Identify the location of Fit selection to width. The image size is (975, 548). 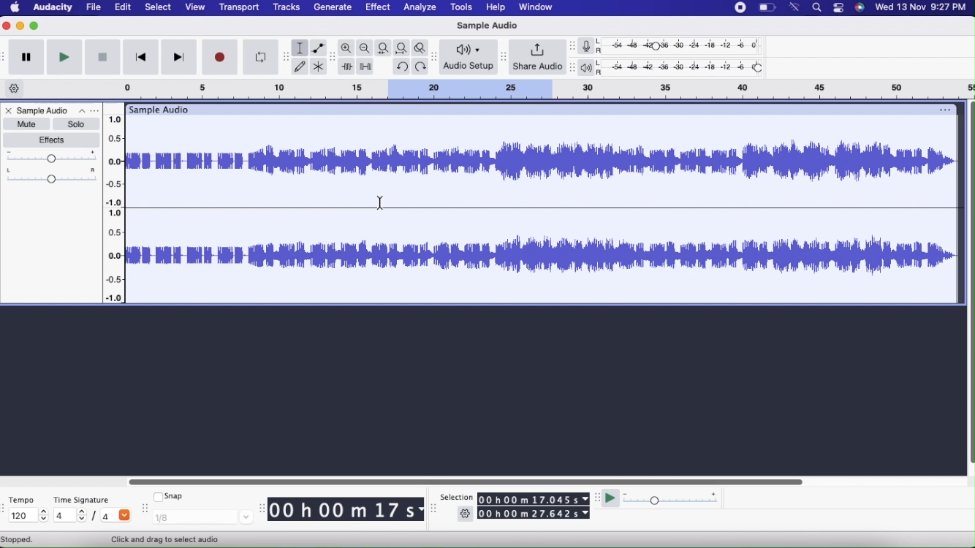
(384, 48).